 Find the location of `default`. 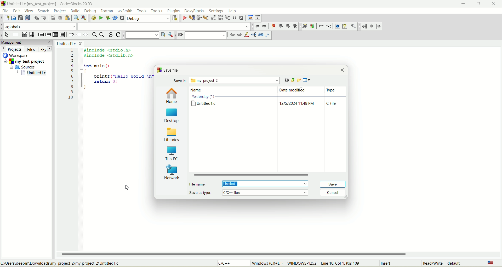

default is located at coordinates (456, 263).